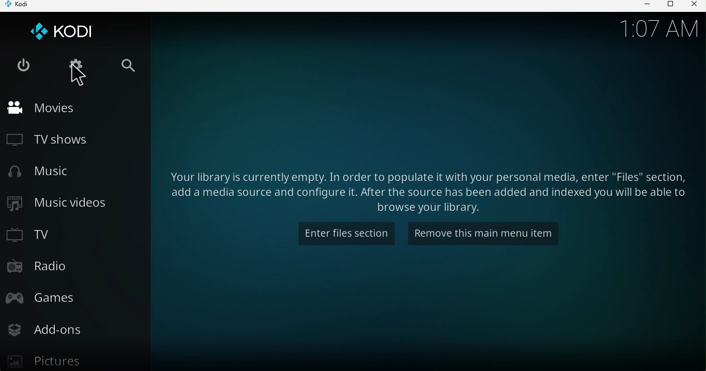 This screenshot has height=371, width=706. What do you see at coordinates (693, 6) in the screenshot?
I see `Close` at bounding box center [693, 6].